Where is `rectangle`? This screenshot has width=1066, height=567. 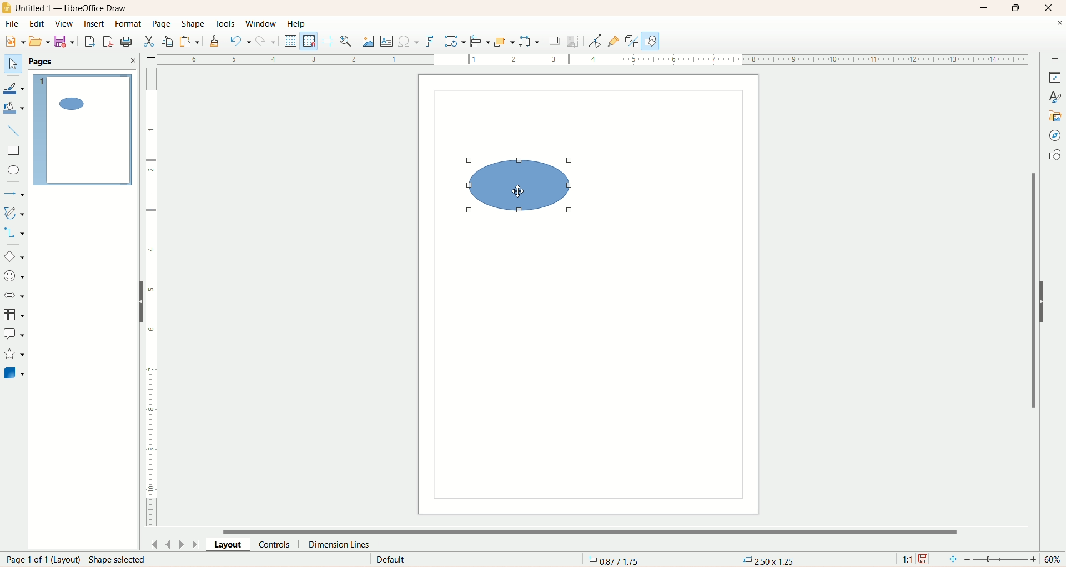
rectangle is located at coordinates (15, 150).